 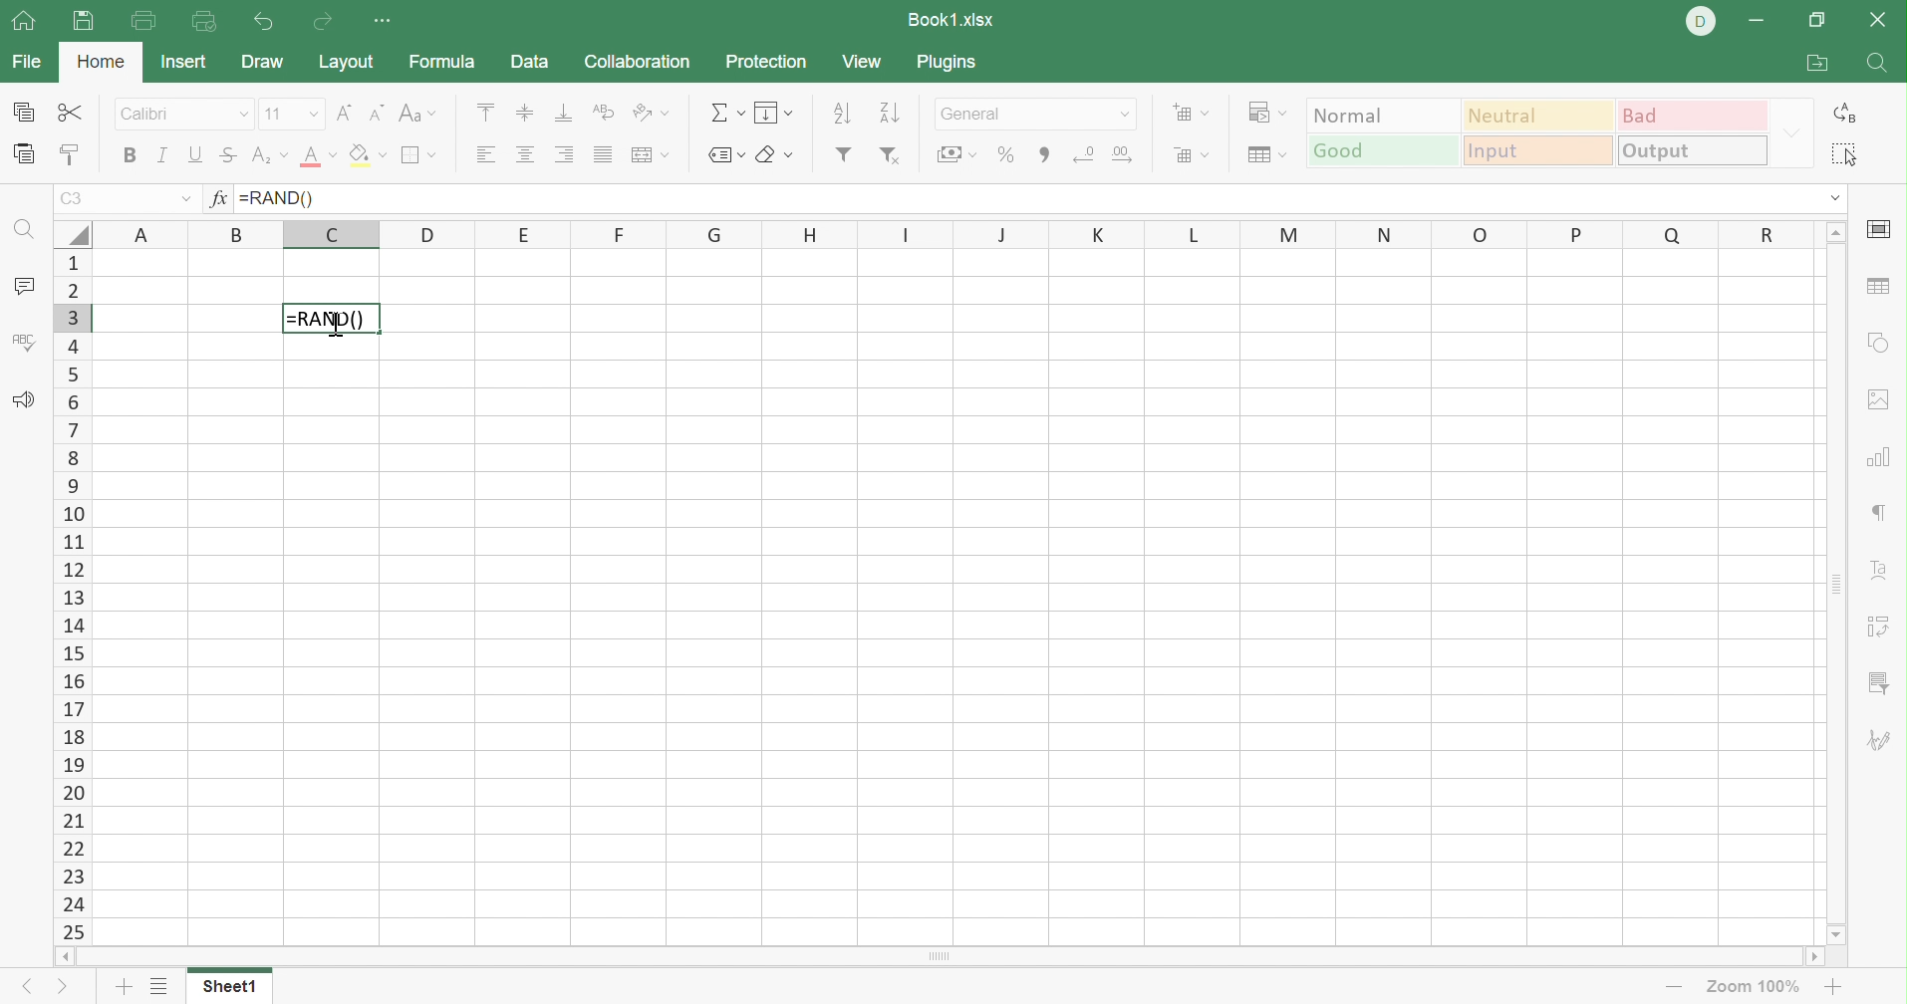 What do you see at coordinates (1876, 65) in the screenshot?
I see `Find` at bounding box center [1876, 65].